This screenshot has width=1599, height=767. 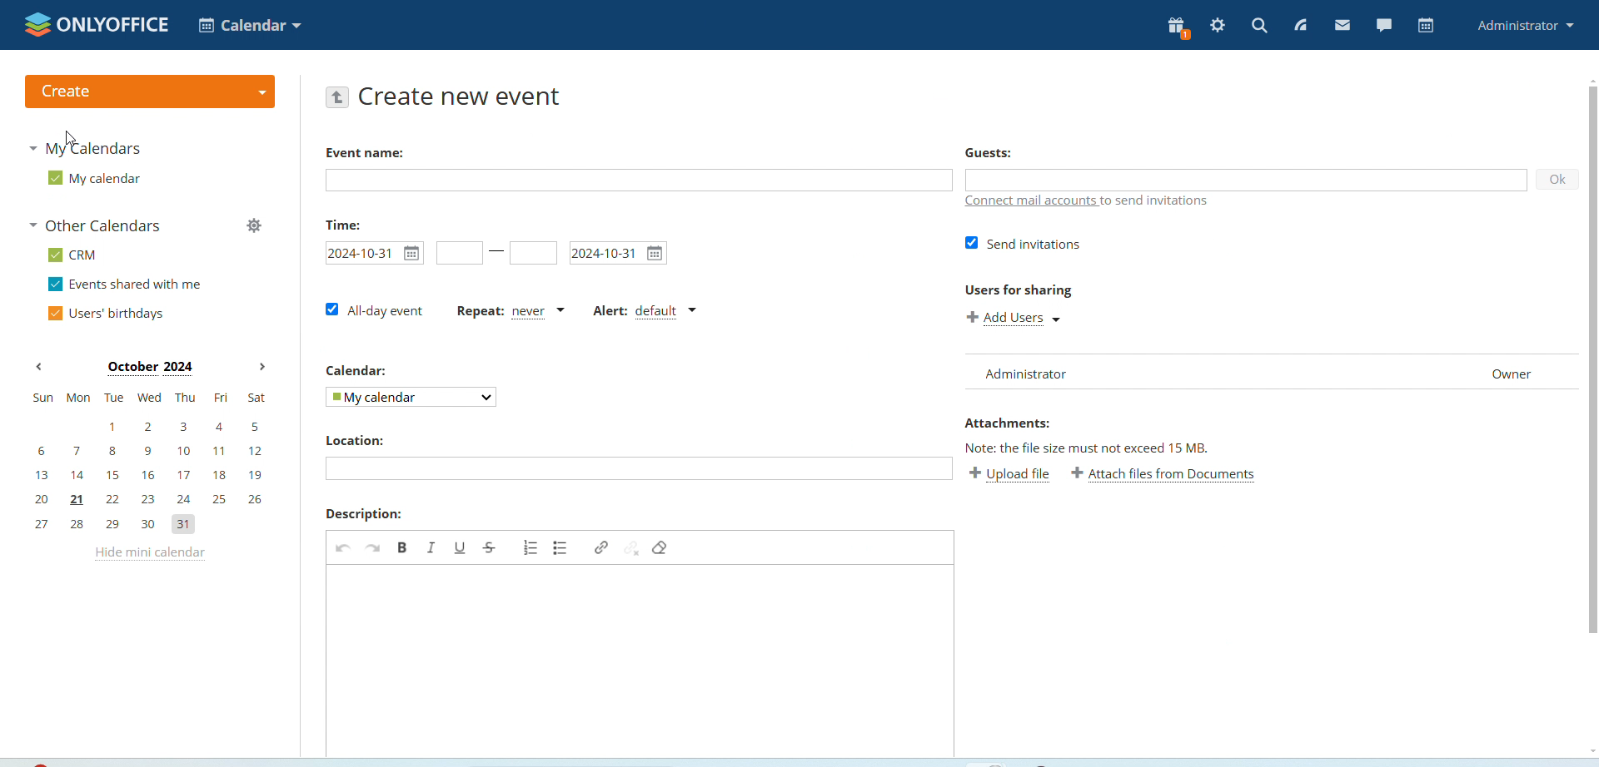 What do you see at coordinates (529, 547) in the screenshot?
I see `add numbered list` at bounding box center [529, 547].